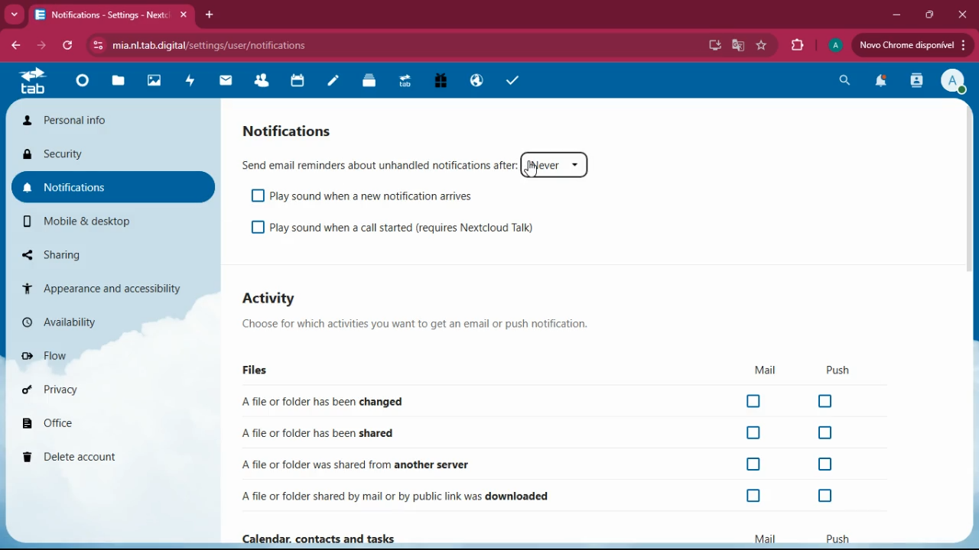  What do you see at coordinates (929, 15) in the screenshot?
I see `maximize` at bounding box center [929, 15].